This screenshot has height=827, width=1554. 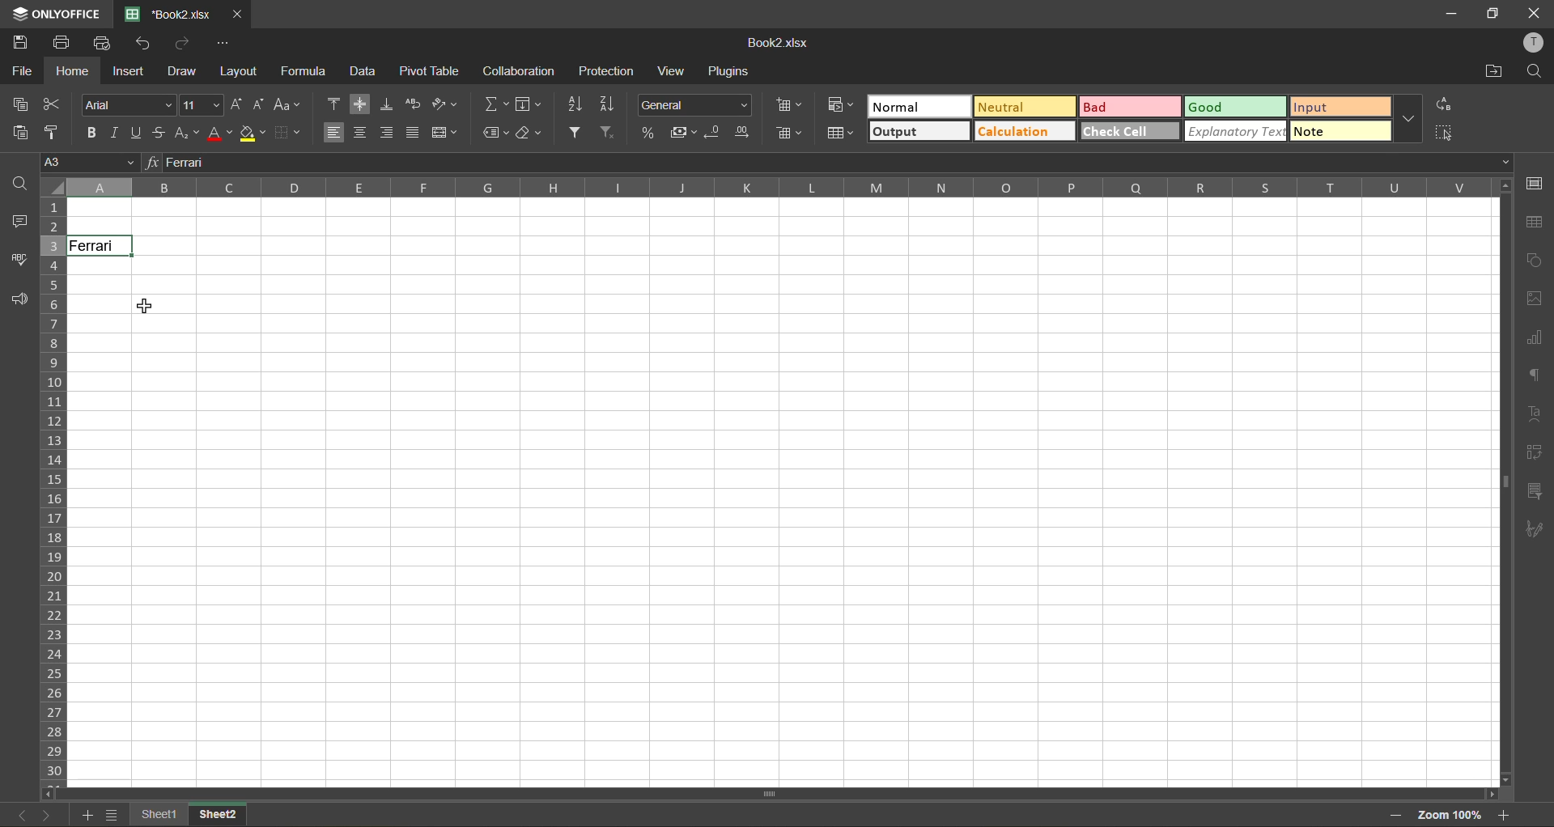 I want to click on scroll up, so click(x=1503, y=187).